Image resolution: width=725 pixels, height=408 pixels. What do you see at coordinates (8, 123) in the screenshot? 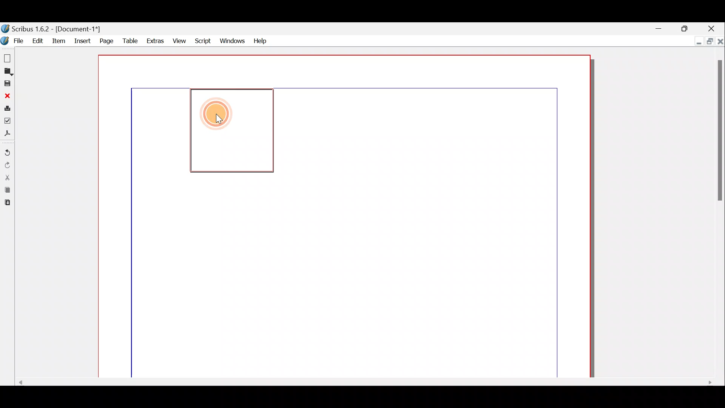
I see `Preflight verifier` at bounding box center [8, 123].